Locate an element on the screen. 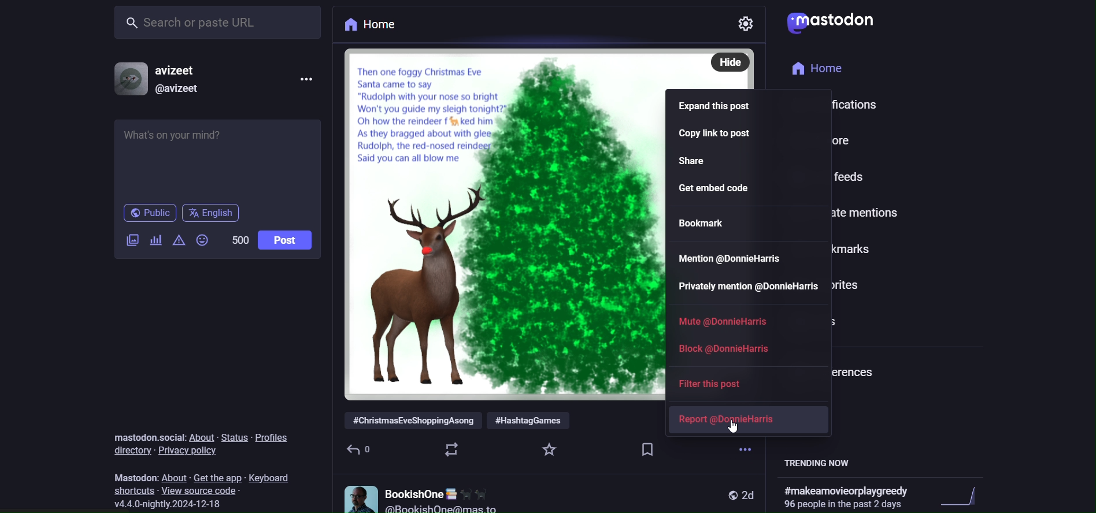 Image resolution: width=1096 pixels, height=513 pixels. status is located at coordinates (235, 437).